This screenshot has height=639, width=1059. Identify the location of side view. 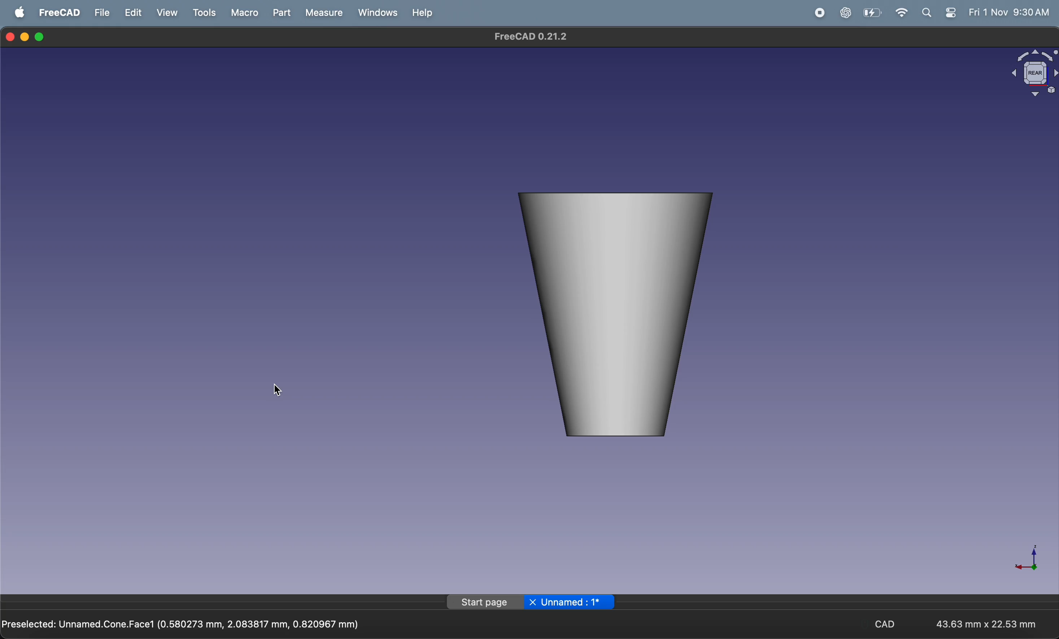
(625, 315).